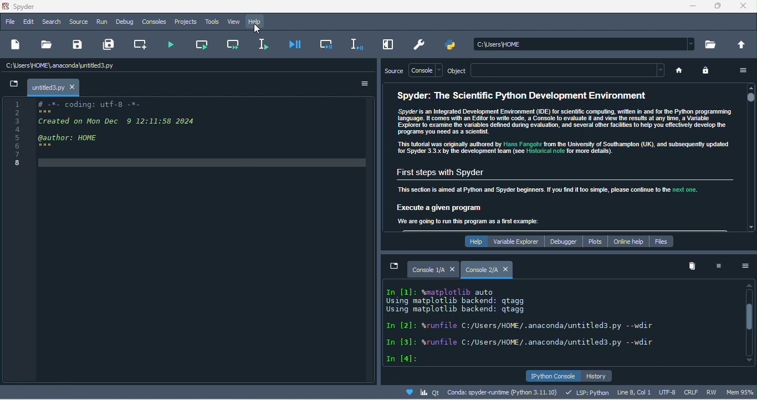 The width and height of the screenshot is (757, 400). Describe the element at coordinates (295, 44) in the screenshot. I see `debug file` at that location.